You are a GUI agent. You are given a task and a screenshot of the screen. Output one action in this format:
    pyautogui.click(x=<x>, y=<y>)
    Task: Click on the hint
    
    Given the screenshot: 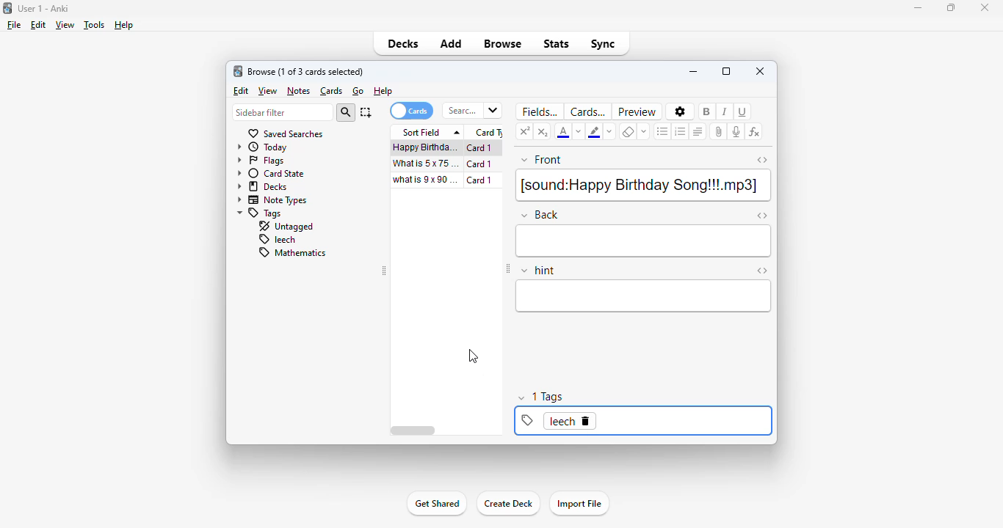 What is the action you would take?
    pyautogui.click(x=644, y=296)
    